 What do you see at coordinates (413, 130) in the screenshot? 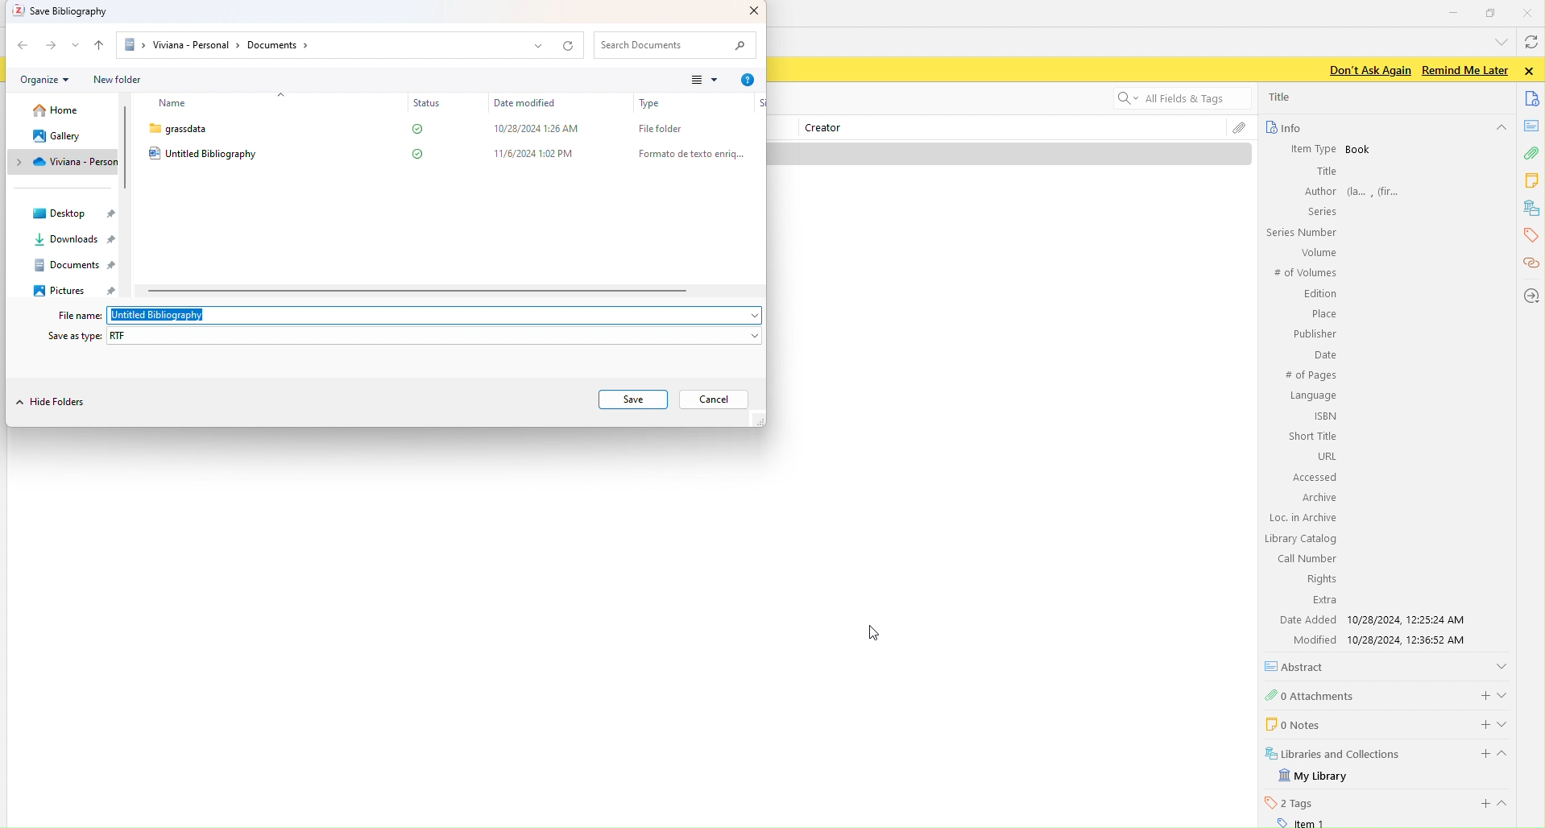
I see `Check` at bounding box center [413, 130].